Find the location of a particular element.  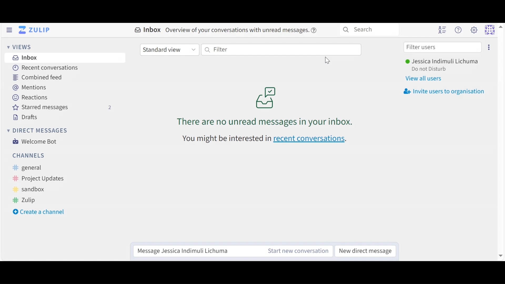

Mentions is located at coordinates (32, 88).